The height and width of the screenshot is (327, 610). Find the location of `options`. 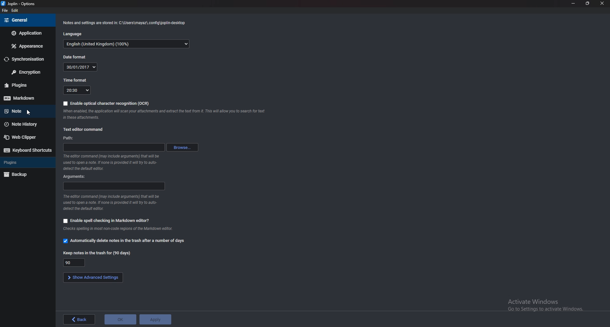

options is located at coordinates (21, 3).